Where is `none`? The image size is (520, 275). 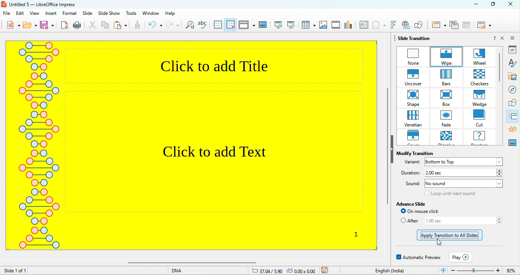 none is located at coordinates (412, 56).